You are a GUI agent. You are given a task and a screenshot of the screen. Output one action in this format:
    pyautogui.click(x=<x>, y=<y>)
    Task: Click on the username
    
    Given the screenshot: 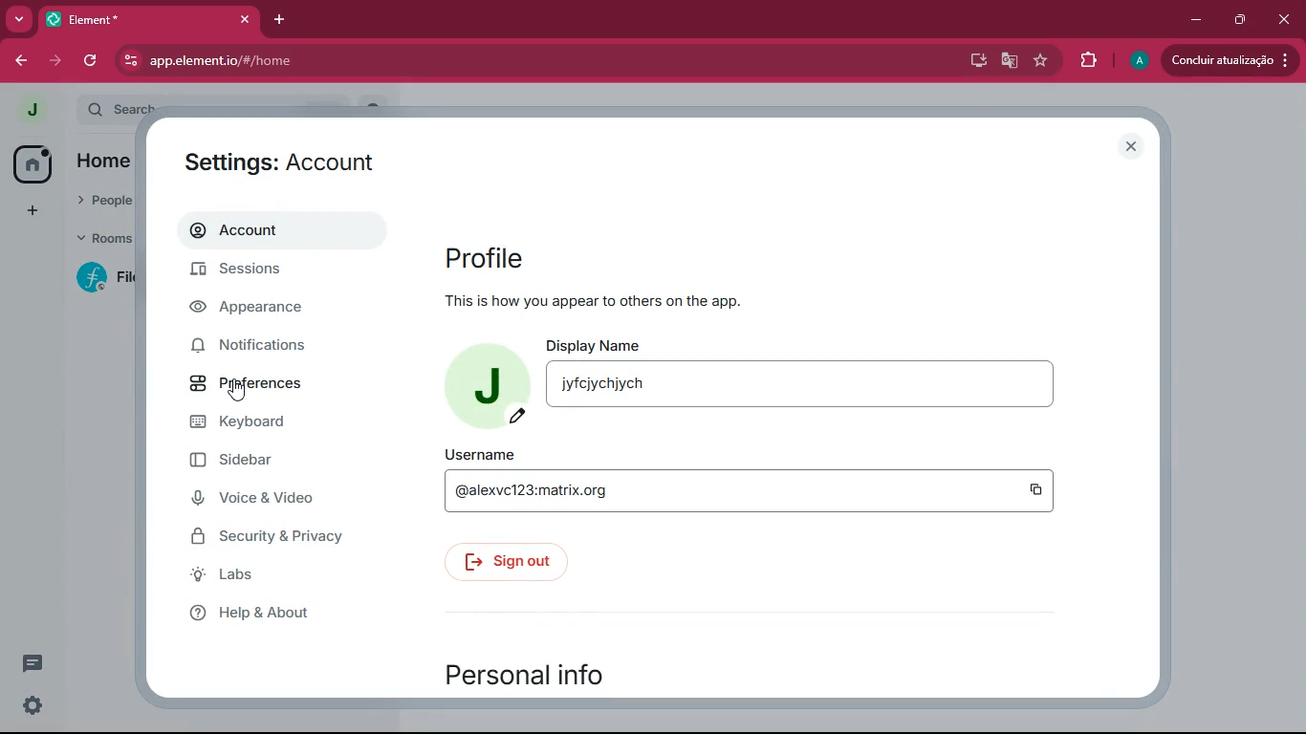 What is the action you would take?
    pyautogui.click(x=478, y=455)
    